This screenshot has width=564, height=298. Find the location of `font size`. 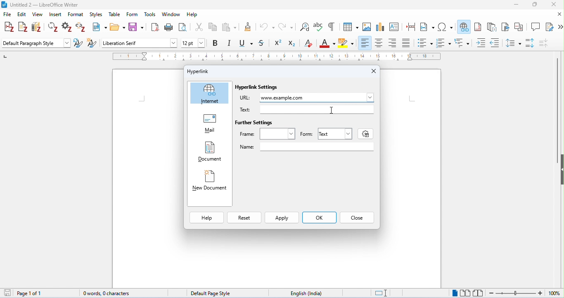

font size is located at coordinates (195, 43).